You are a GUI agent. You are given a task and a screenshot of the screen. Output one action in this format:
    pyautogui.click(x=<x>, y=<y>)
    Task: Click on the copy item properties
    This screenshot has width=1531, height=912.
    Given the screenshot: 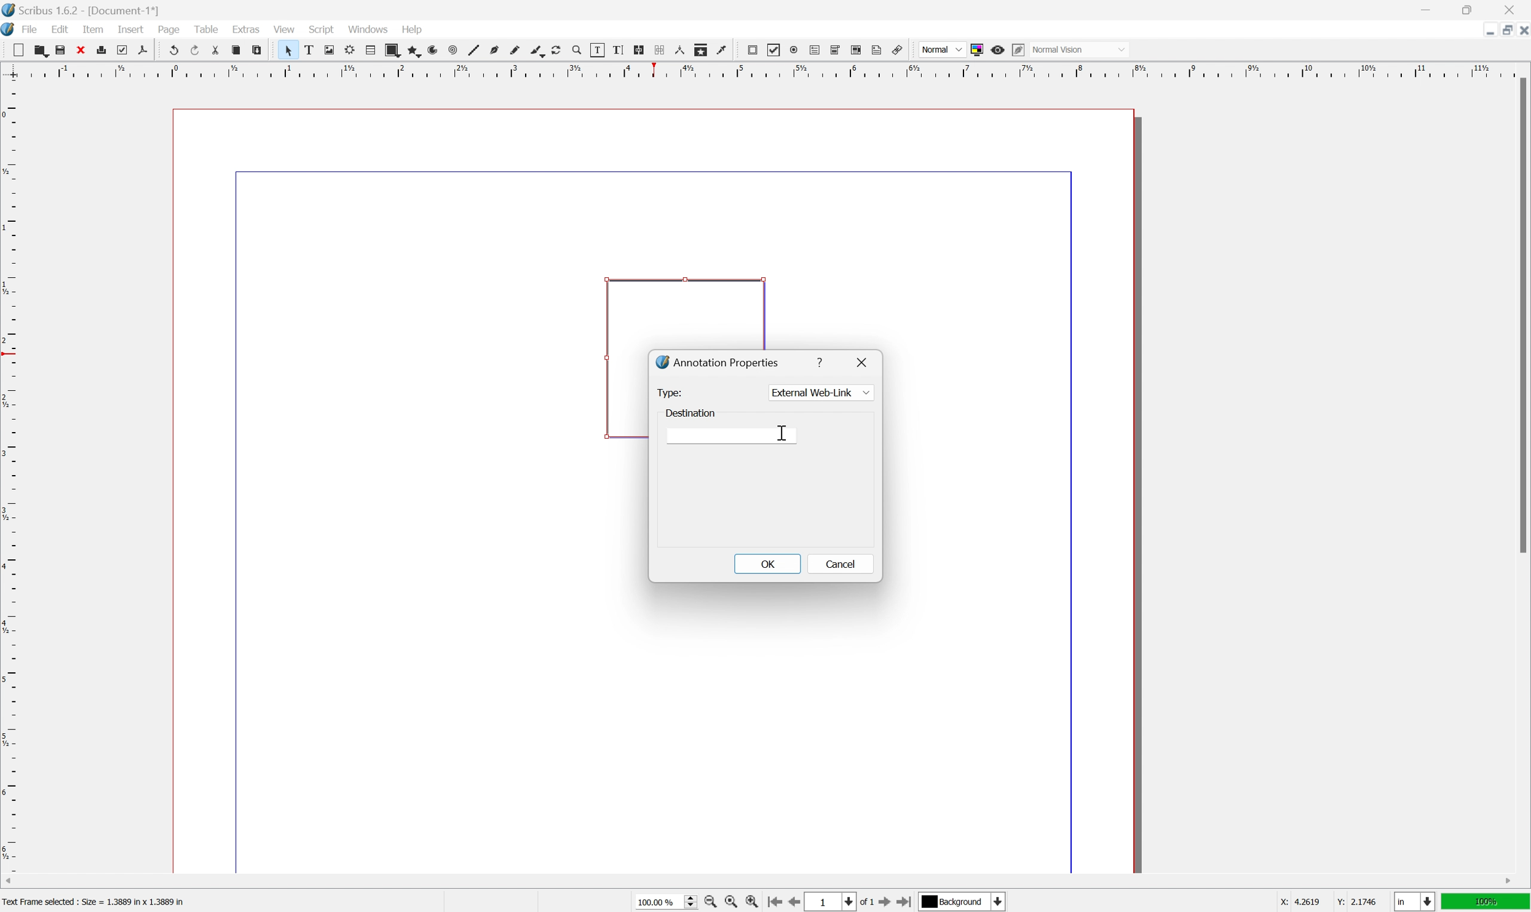 What is the action you would take?
    pyautogui.click(x=701, y=50)
    